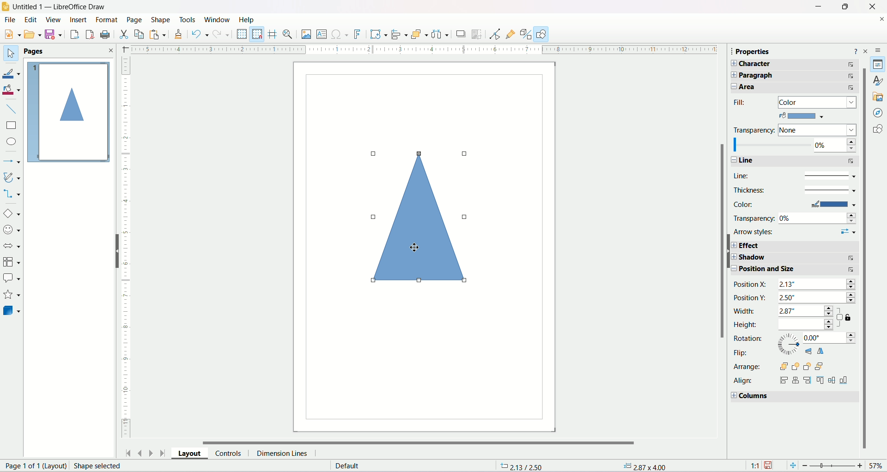 Image resolution: width=887 pixels, height=472 pixels. What do you see at coordinates (419, 34) in the screenshot?
I see `Arrange` at bounding box center [419, 34].